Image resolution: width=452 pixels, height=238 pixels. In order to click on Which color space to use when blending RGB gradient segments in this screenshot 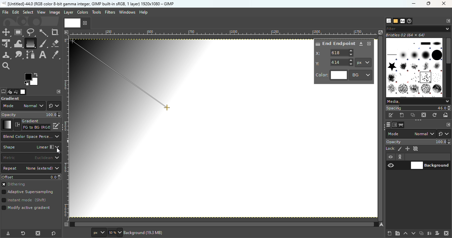, I will do `click(30, 137)`.